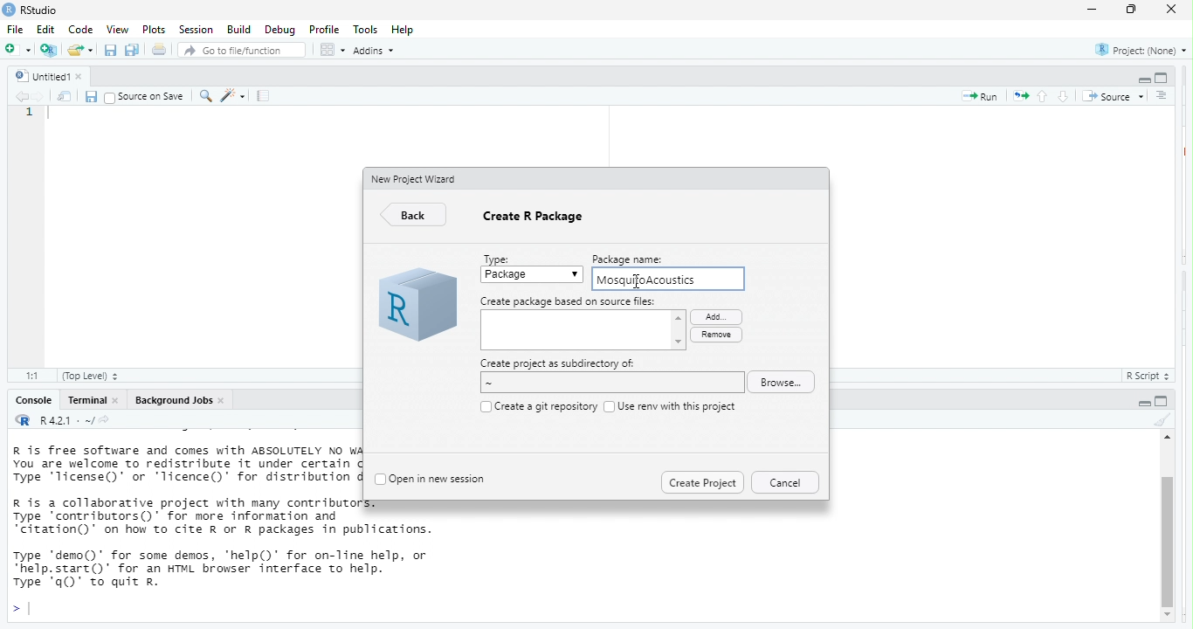 The height and width of the screenshot is (629, 1193). Describe the element at coordinates (609, 384) in the screenshot. I see `~` at that location.